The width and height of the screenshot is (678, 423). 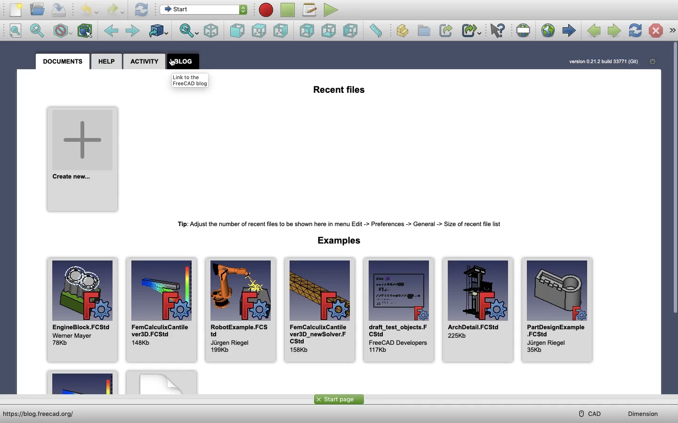 I want to click on Right, so click(x=351, y=31).